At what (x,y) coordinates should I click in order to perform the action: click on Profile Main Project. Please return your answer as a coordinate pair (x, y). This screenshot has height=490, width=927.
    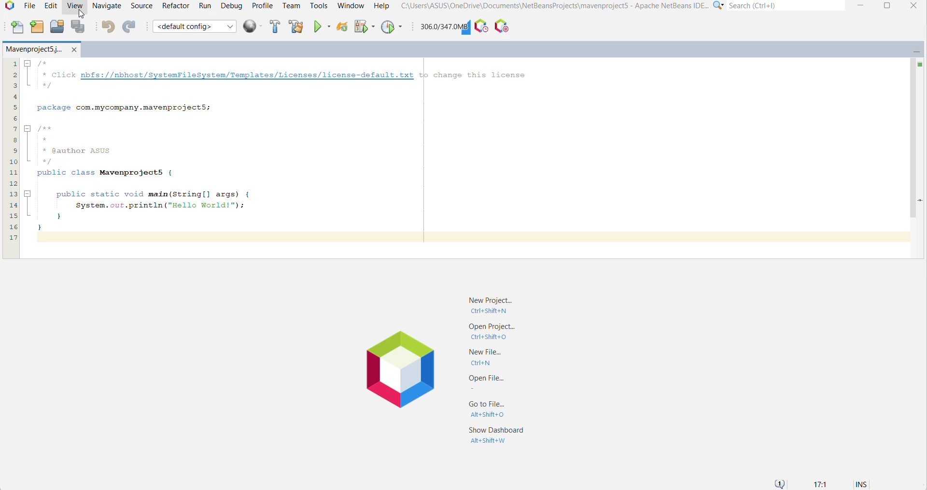
    Looking at the image, I should click on (392, 27).